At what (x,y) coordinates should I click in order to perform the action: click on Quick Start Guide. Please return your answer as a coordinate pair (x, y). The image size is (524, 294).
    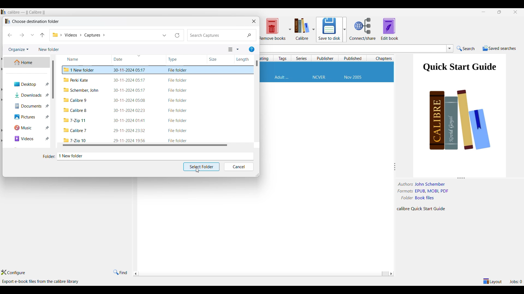
    Looking at the image, I should click on (459, 68).